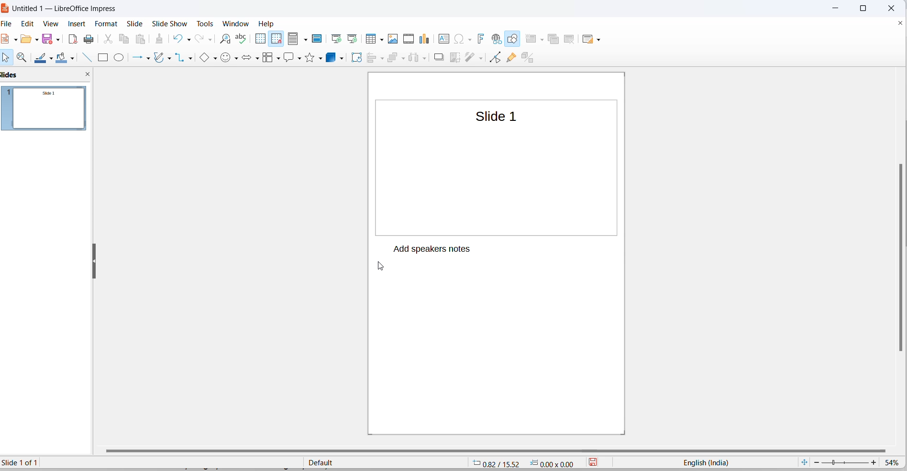 This screenshot has width=907, height=471. I want to click on zoom percentage, so click(894, 462).